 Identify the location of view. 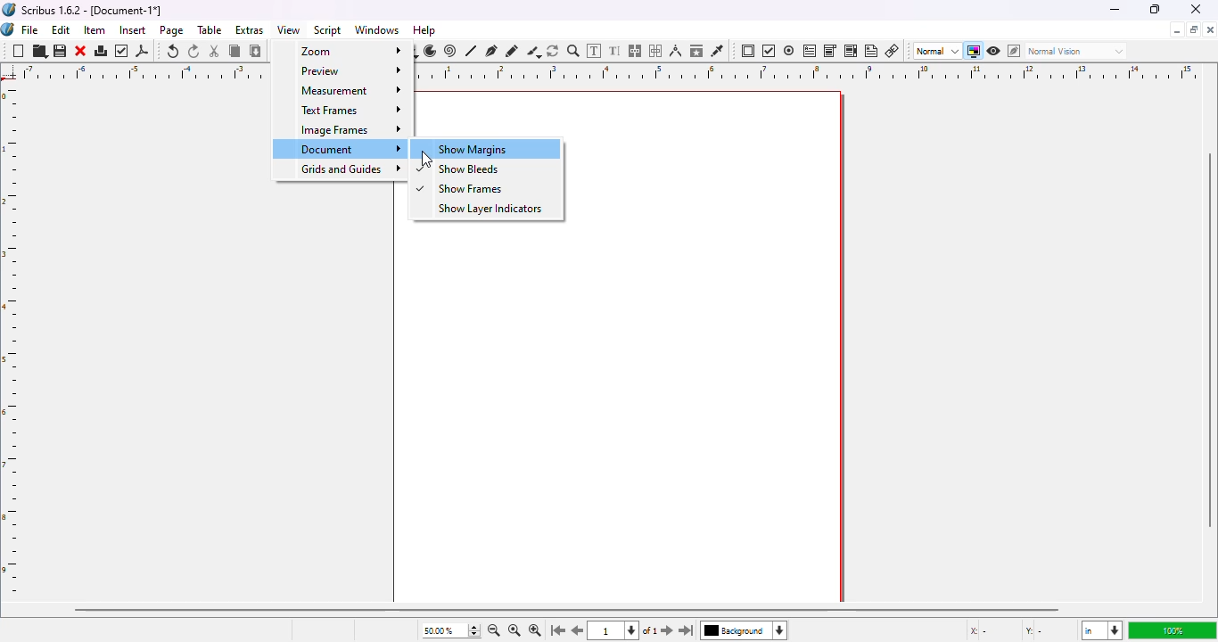
(289, 29).